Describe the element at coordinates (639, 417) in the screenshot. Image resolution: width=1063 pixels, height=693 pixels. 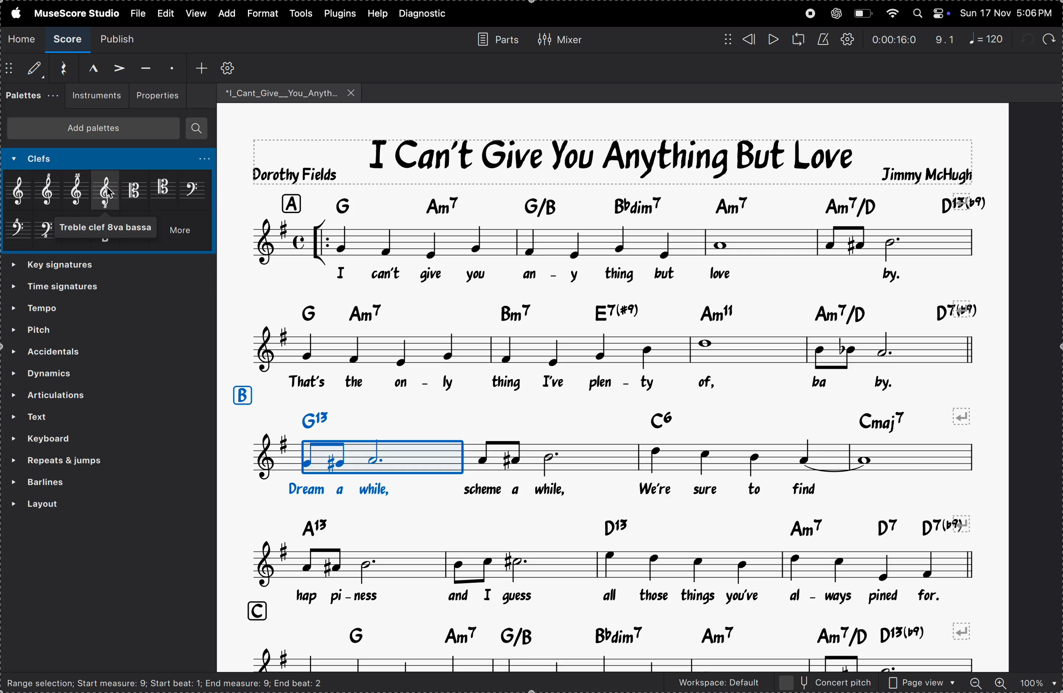
I see `key notes` at that location.